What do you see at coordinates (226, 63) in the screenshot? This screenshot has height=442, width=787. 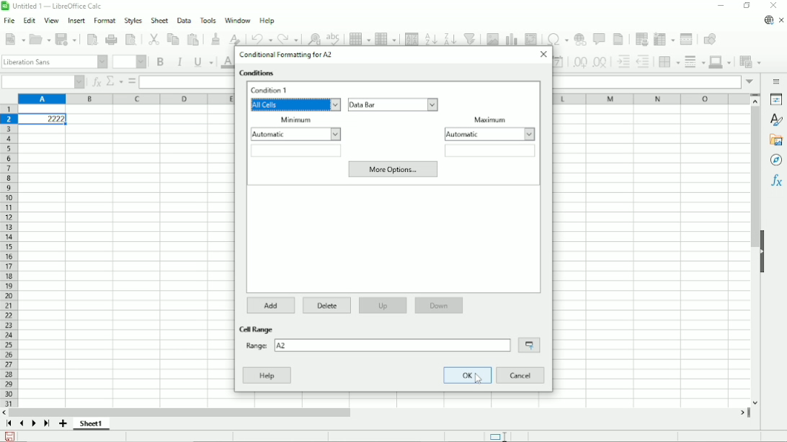 I see `Text color` at bounding box center [226, 63].